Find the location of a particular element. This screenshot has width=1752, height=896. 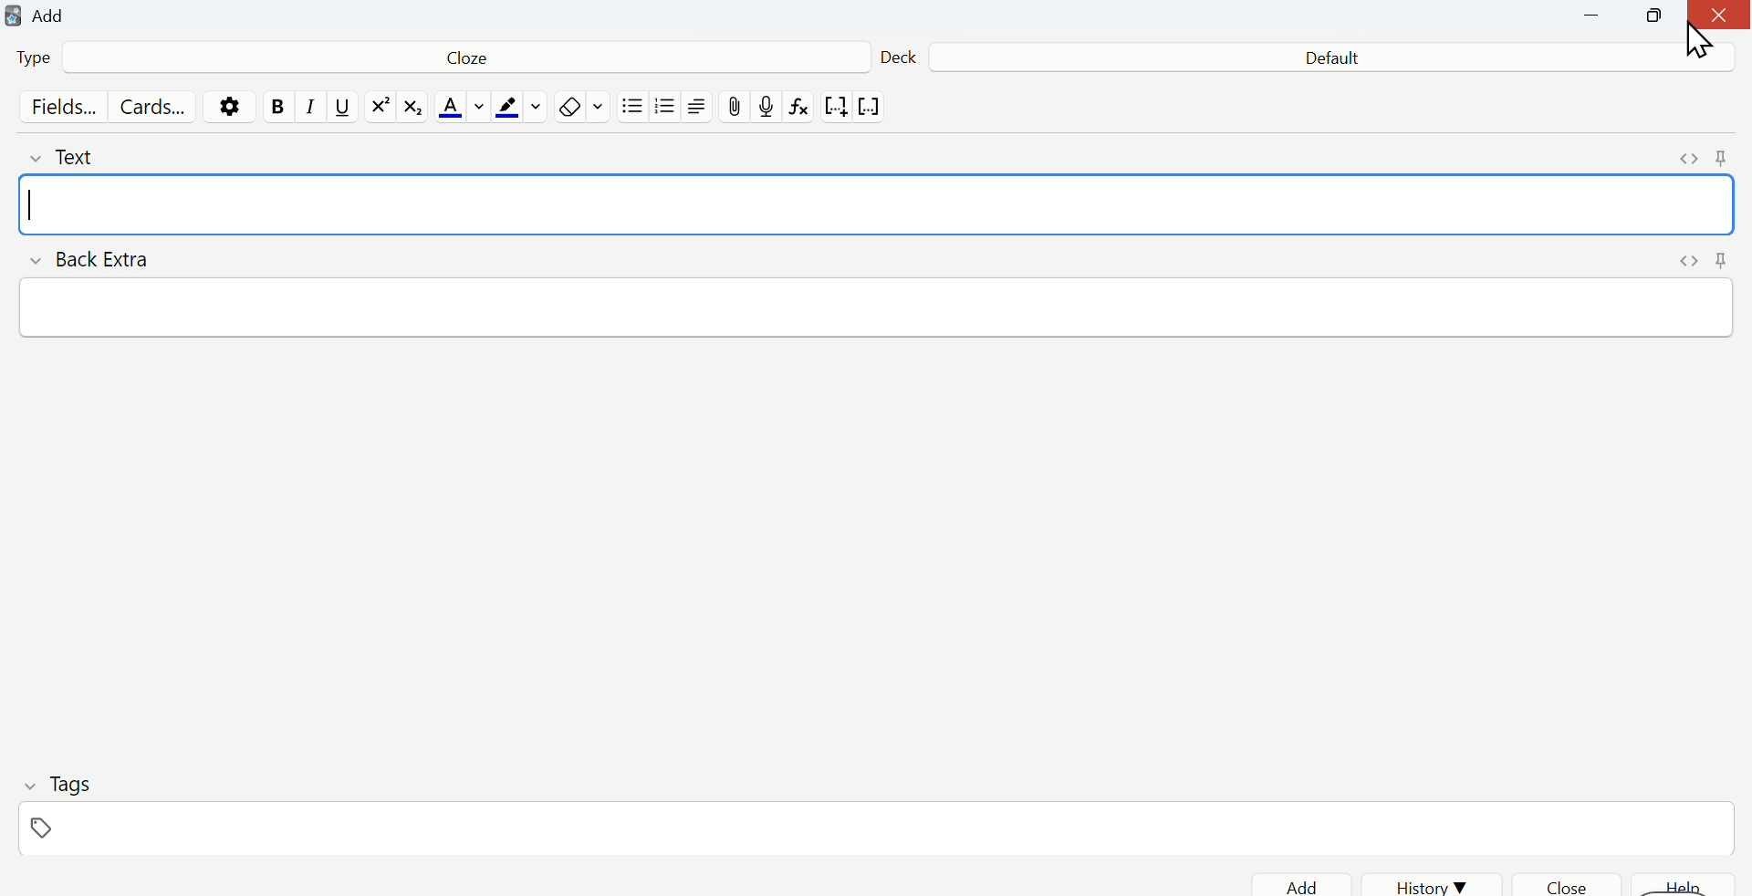

Align is located at coordinates (702, 109).